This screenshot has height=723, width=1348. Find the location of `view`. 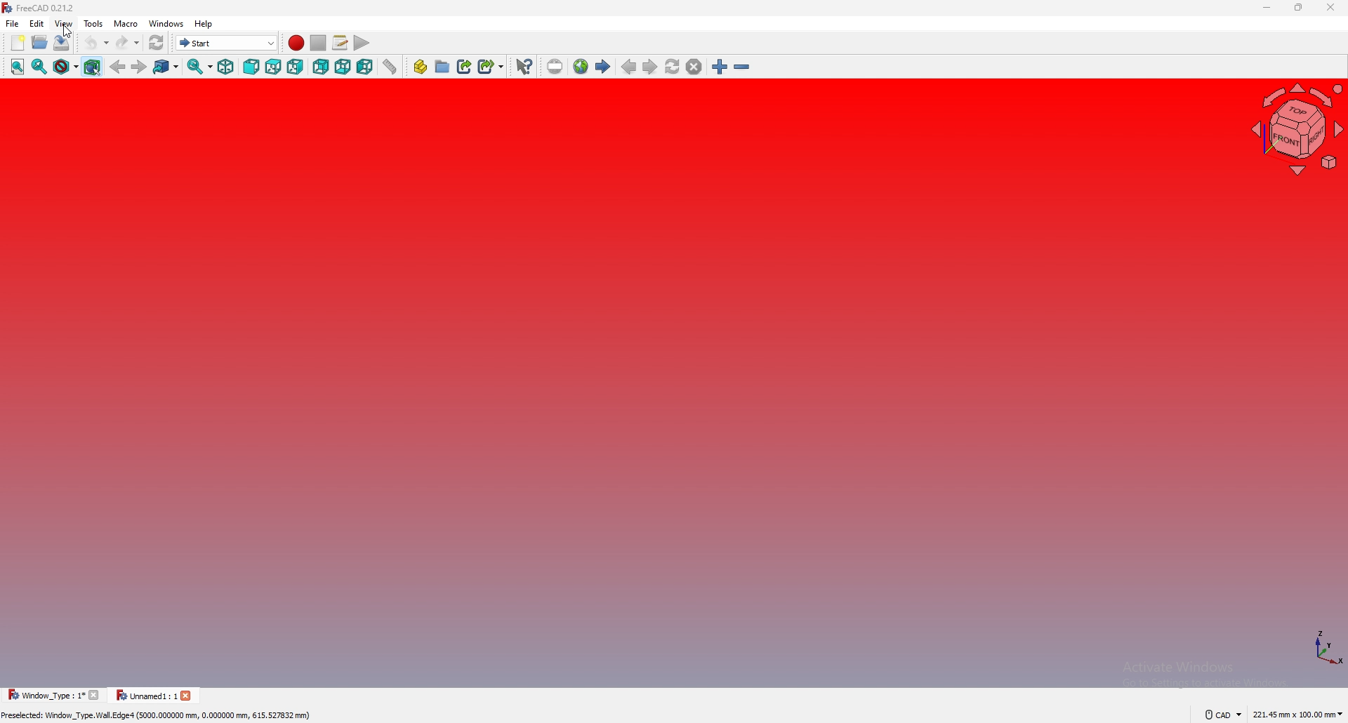

view is located at coordinates (65, 23).